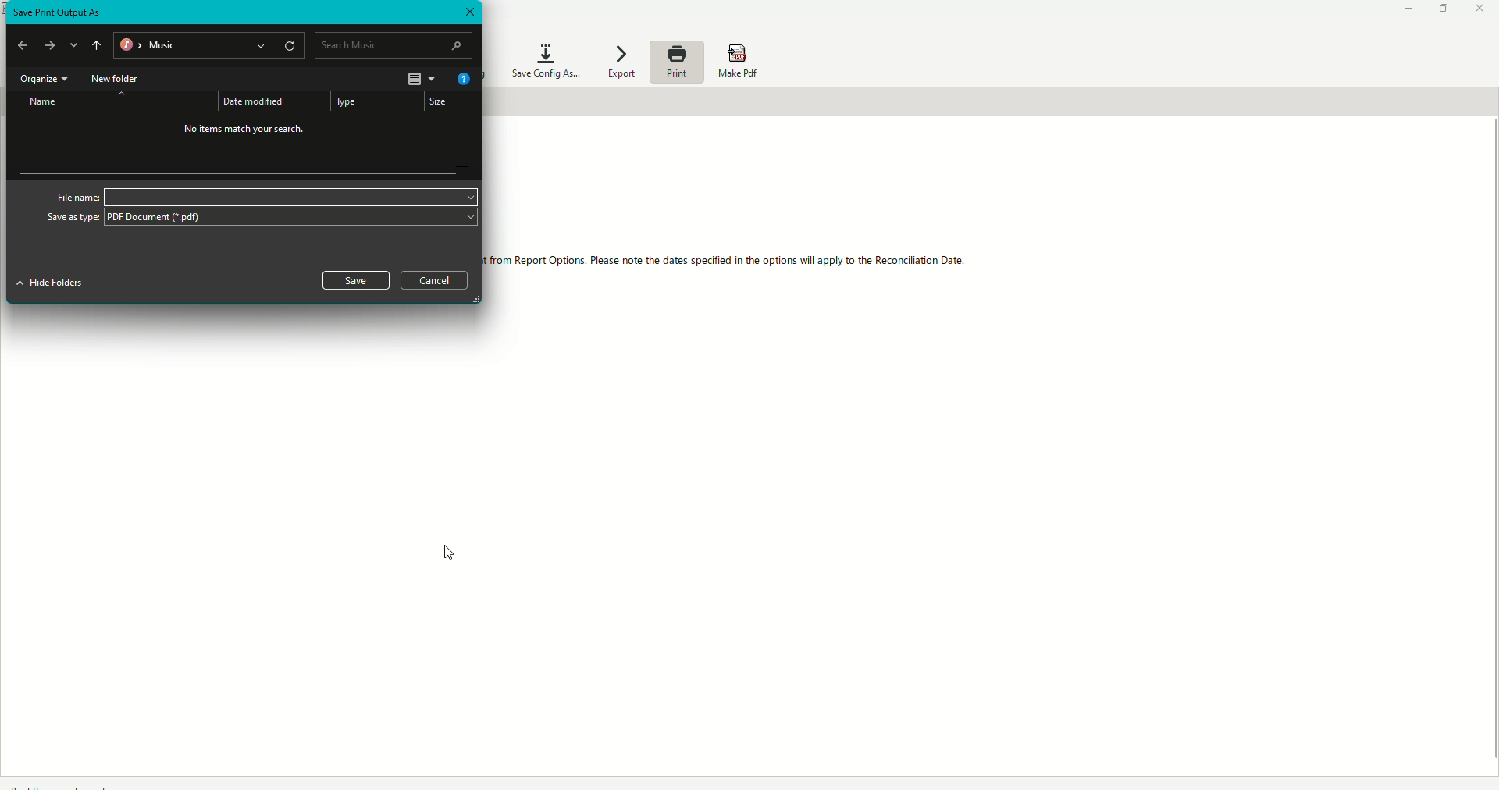  Describe the element at coordinates (452, 553) in the screenshot. I see `Cursor` at that location.